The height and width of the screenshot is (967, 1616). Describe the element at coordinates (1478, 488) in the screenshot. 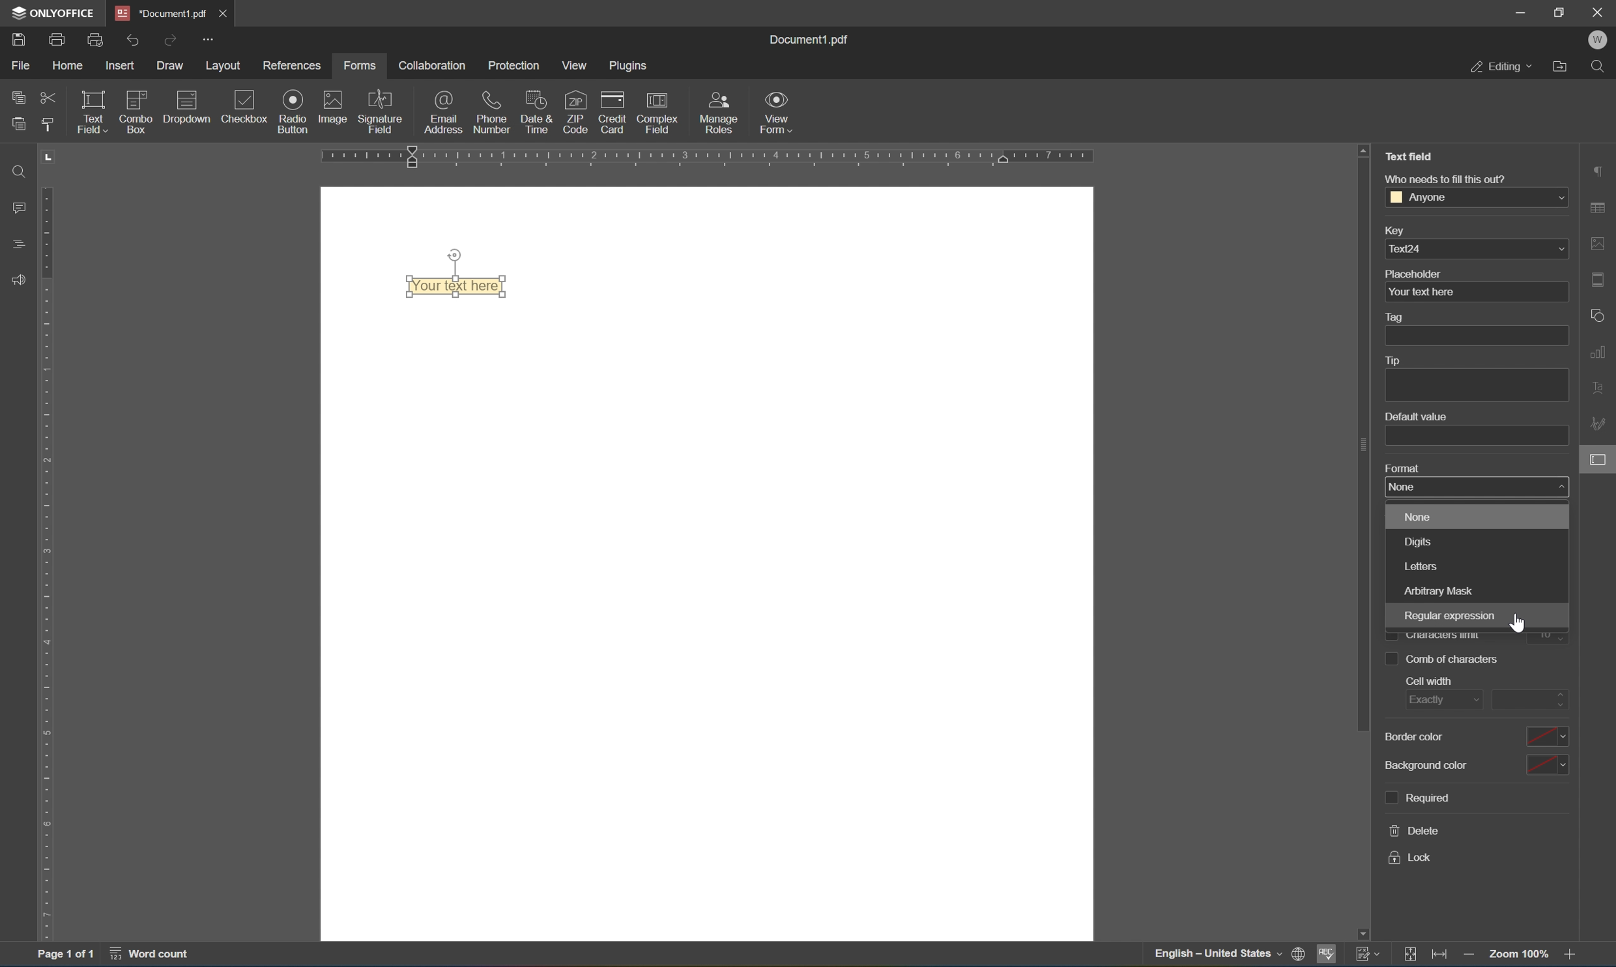

I see `none` at that location.